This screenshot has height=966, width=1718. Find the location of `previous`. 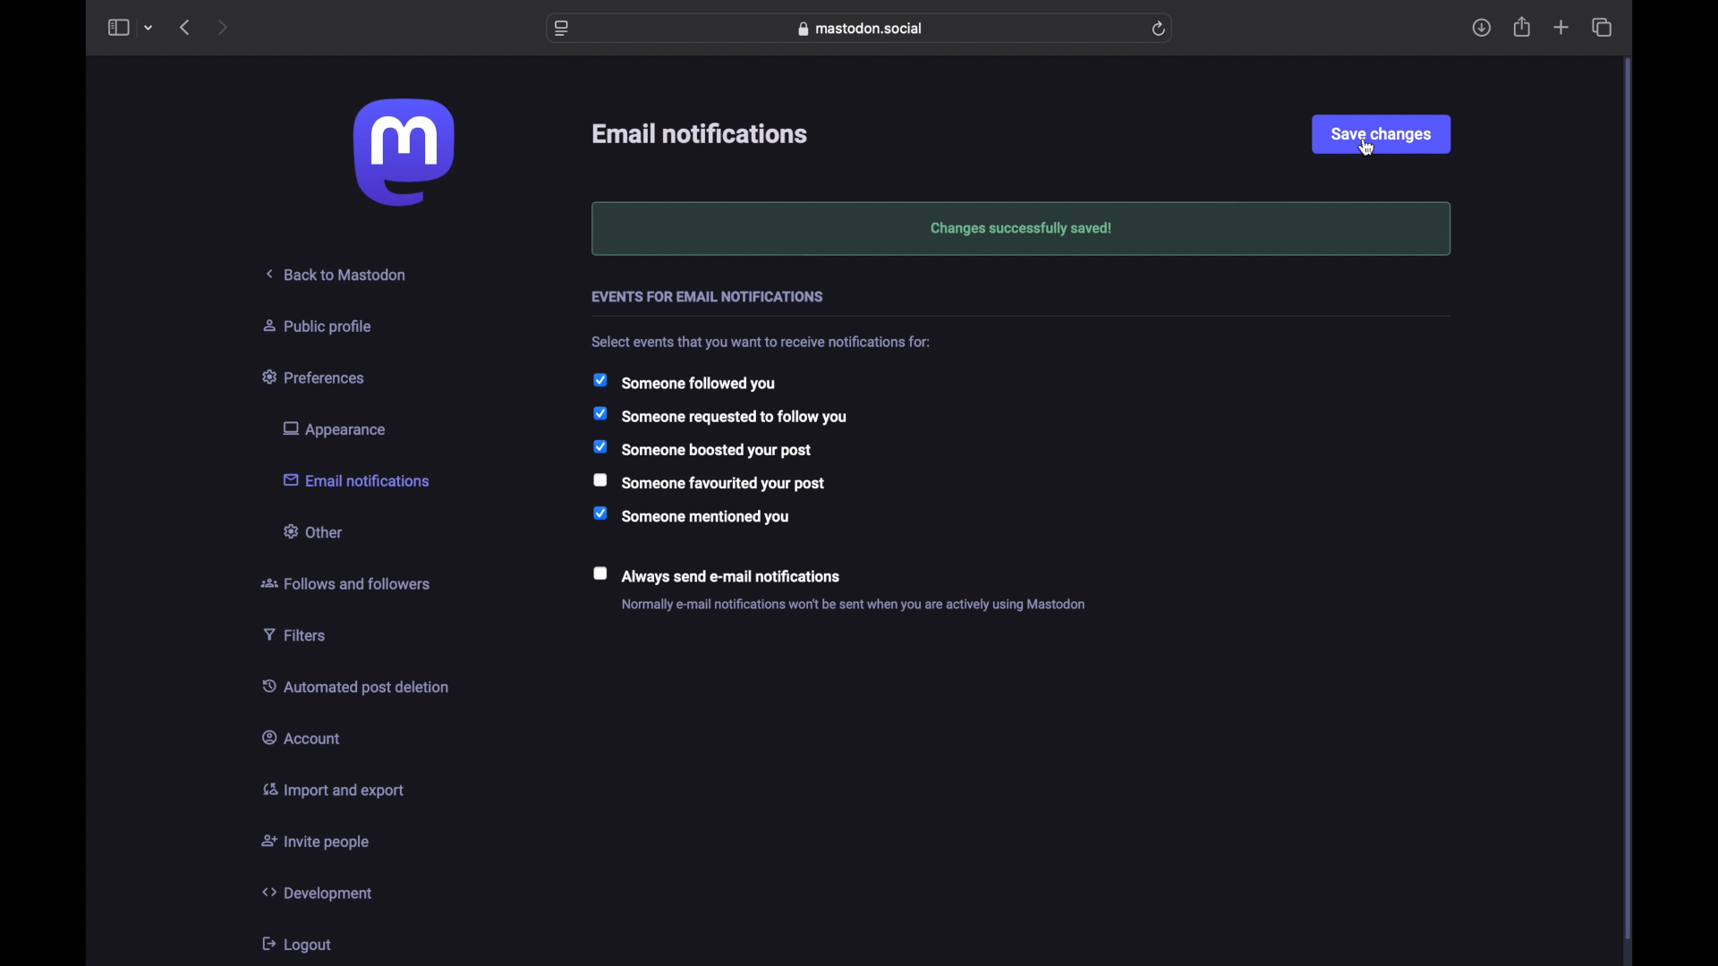

previous is located at coordinates (184, 27).